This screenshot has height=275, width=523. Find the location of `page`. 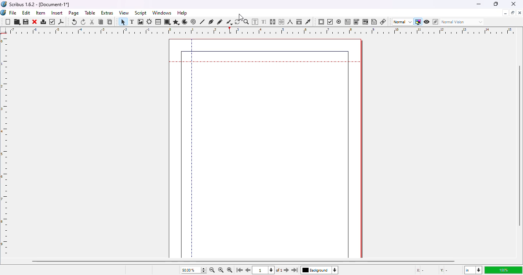

page is located at coordinates (74, 13).